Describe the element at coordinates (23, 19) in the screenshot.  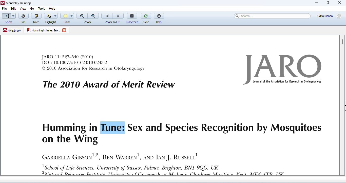
I see `pan` at that location.